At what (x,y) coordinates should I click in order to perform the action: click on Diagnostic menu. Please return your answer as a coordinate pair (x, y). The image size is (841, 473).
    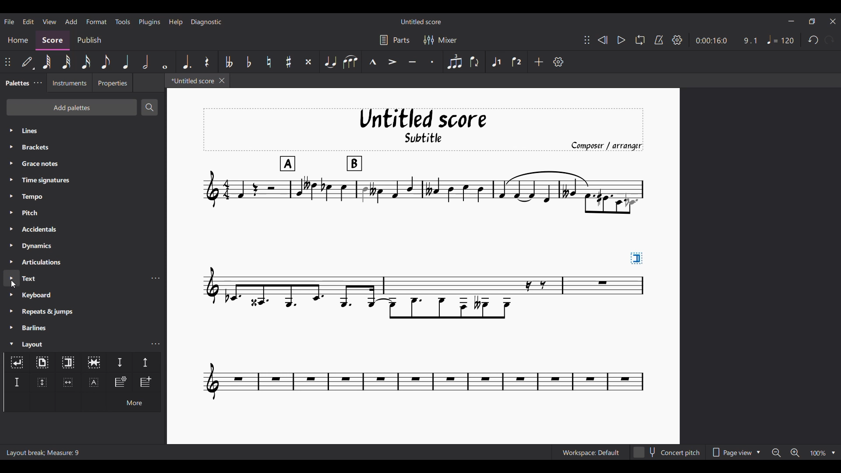
    Looking at the image, I should click on (207, 22).